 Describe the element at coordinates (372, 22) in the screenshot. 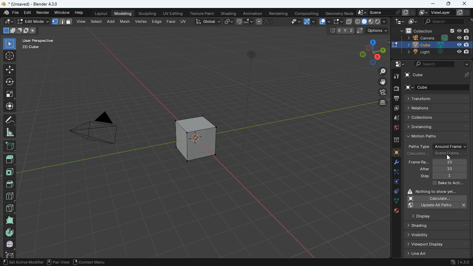

I see `layout` at that location.